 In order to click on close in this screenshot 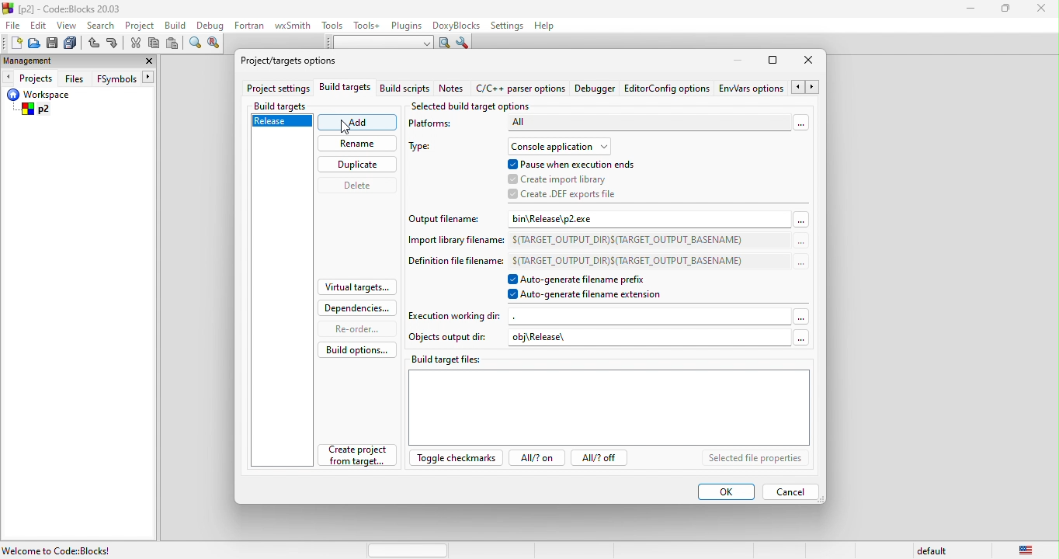, I will do `click(1044, 11)`.